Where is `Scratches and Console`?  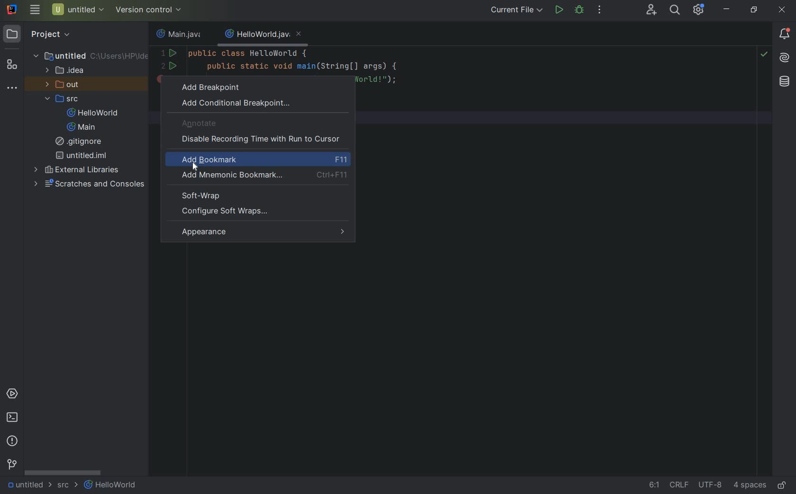
Scratches and Console is located at coordinates (90, 184).